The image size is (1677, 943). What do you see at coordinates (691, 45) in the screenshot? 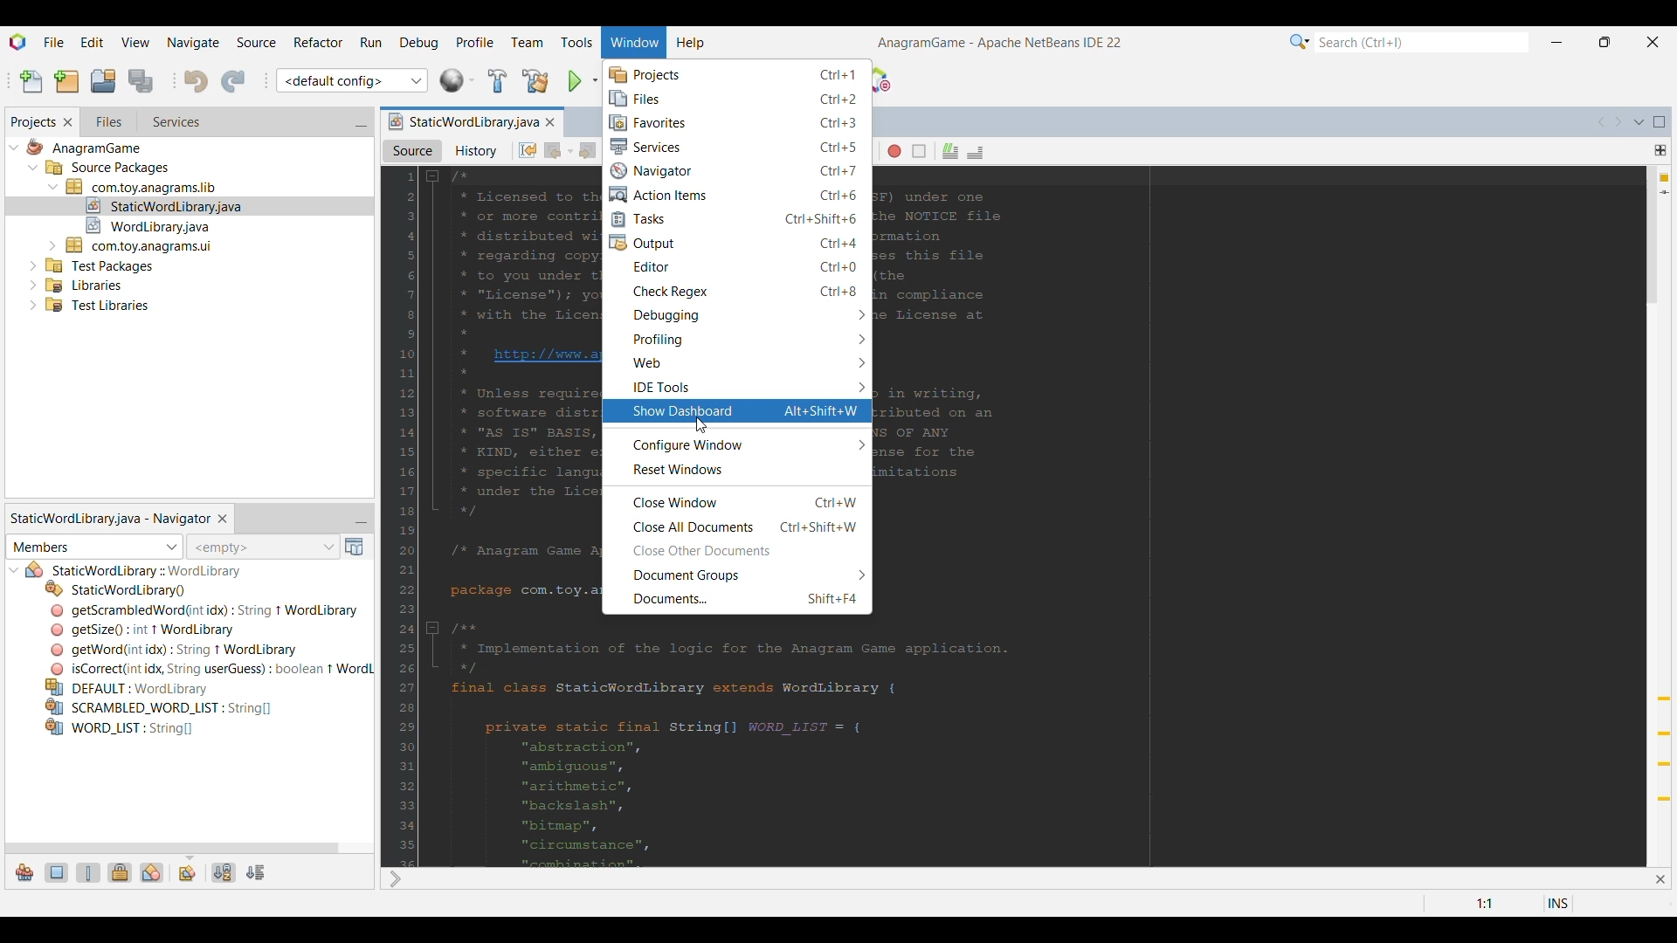
I see `Help menu` at bounding box center [691, 45].